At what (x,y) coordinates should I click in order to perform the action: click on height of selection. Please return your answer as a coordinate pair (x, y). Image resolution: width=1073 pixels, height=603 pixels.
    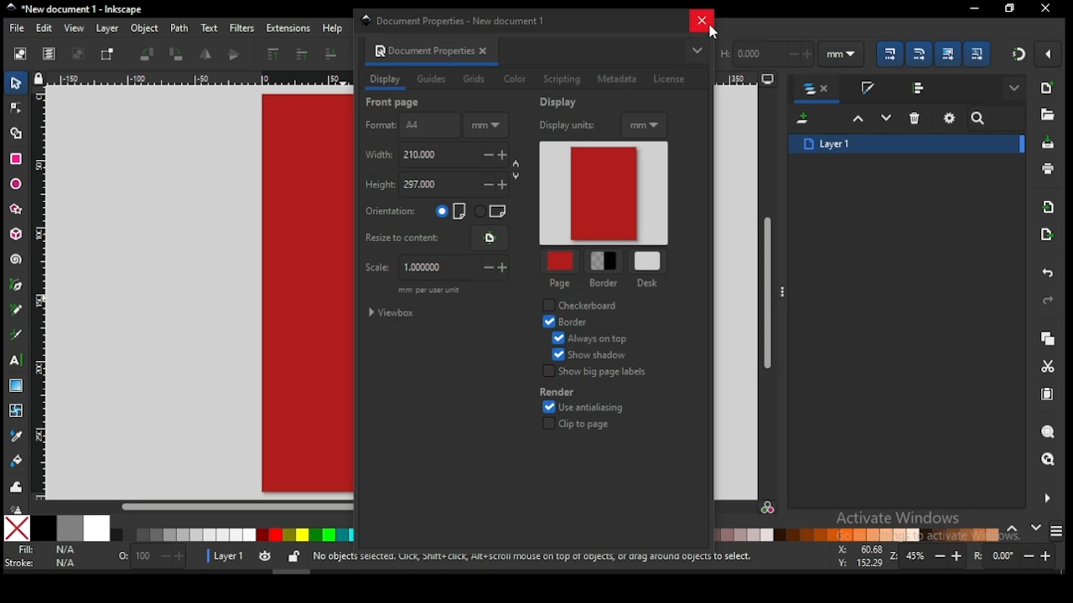
    Looking at the image, I should click on (765, 52).